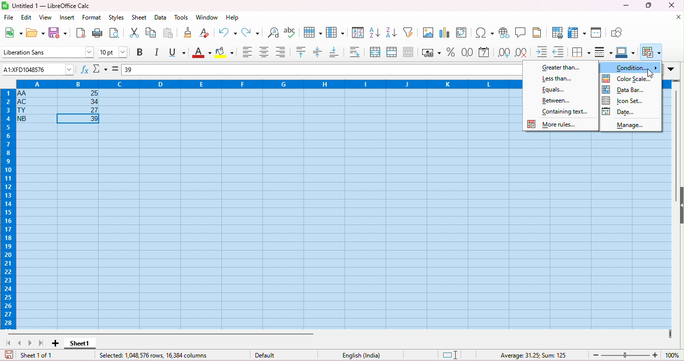  What do you see at coordinates (678, 17) in the screenshot?
I see `close` at bounding box center [678, 17].